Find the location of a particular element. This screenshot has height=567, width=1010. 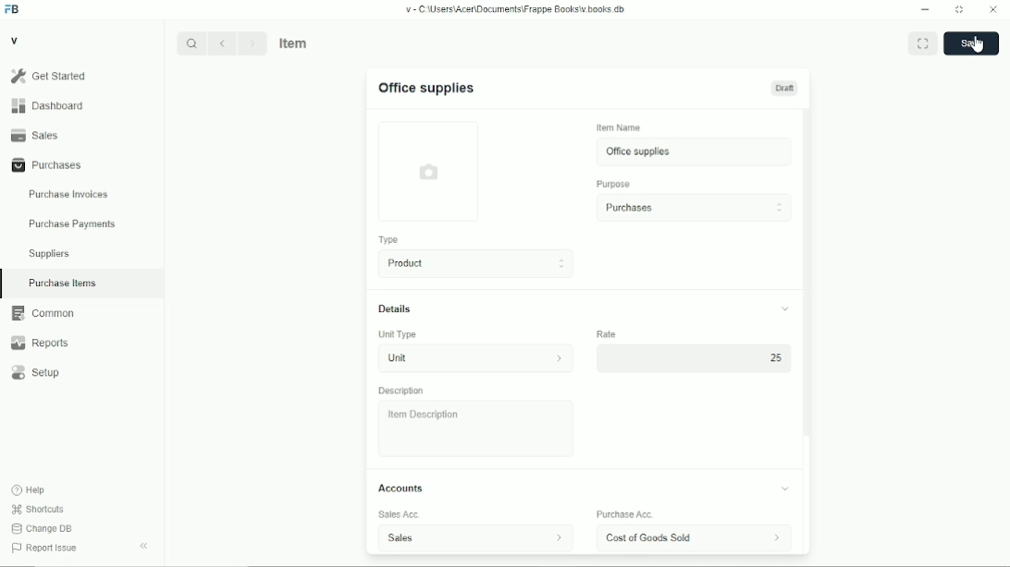

suppliers is located at coordinates (49, 254).